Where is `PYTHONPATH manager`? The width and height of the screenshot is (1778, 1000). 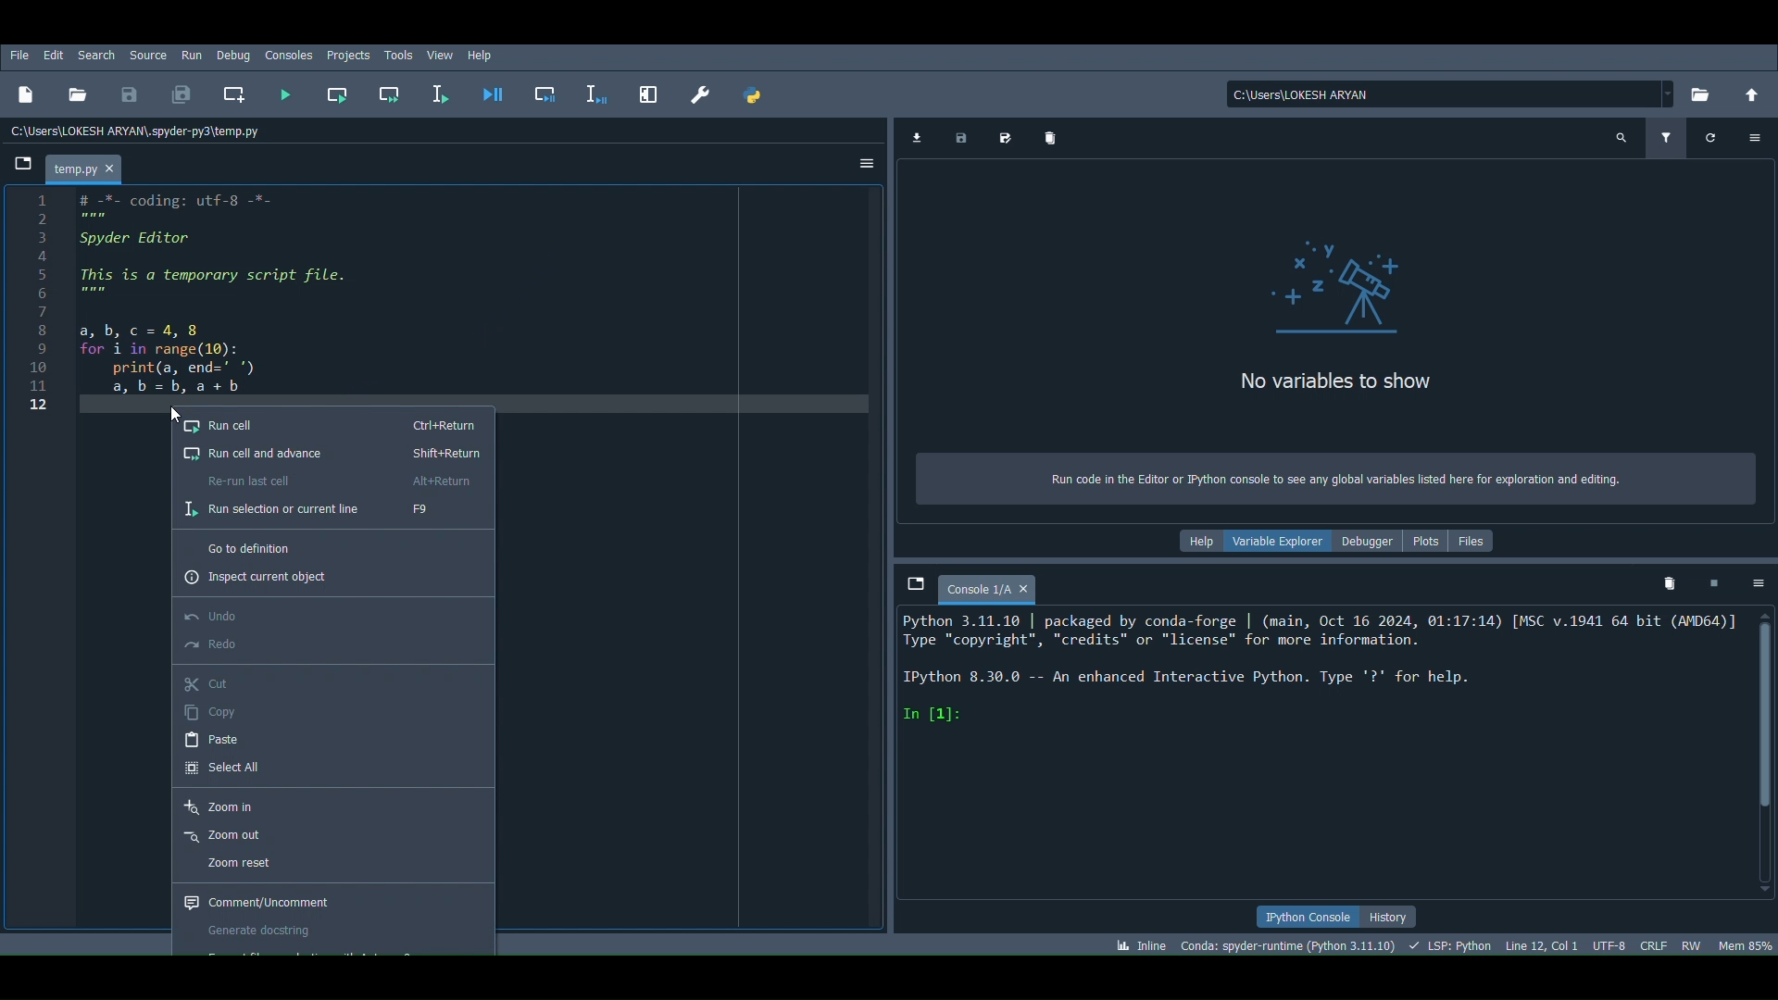 PYTHONPATH manager is located at coordinates (760, 96).